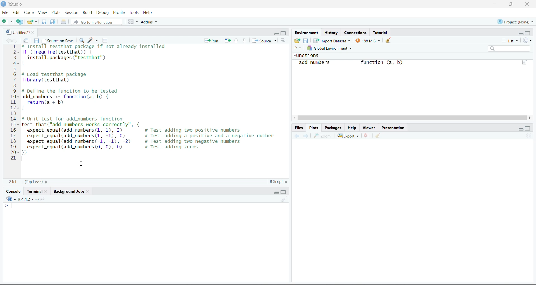  What do you see at coordinates (35, 191) in the screenshot?
I see `Terminal` at bounding box center [35, 191].